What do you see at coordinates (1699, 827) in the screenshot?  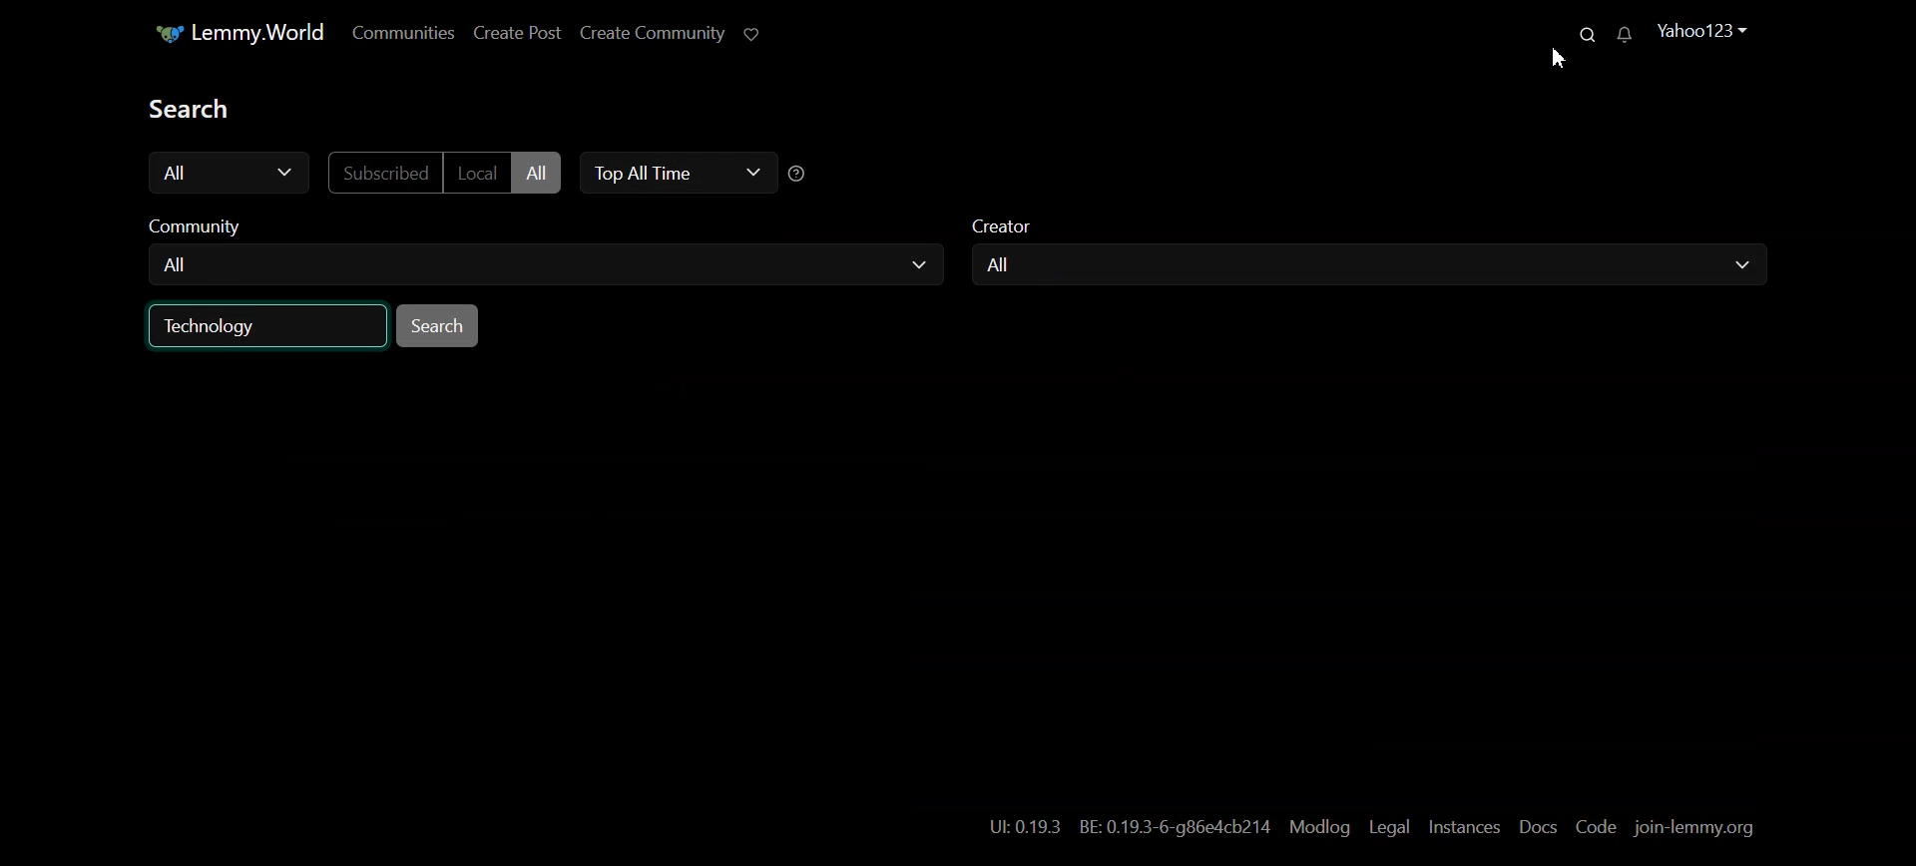 I see `join-lemmy.org` at bounding box center [1699, 827].